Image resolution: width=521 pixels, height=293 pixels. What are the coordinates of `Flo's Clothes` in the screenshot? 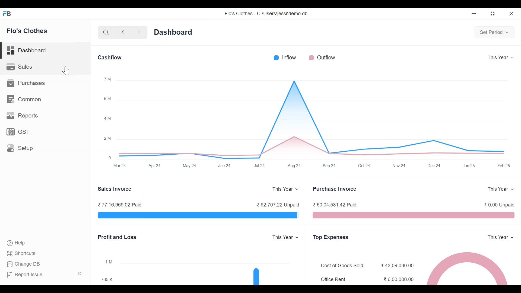 It's located at (28, 31).